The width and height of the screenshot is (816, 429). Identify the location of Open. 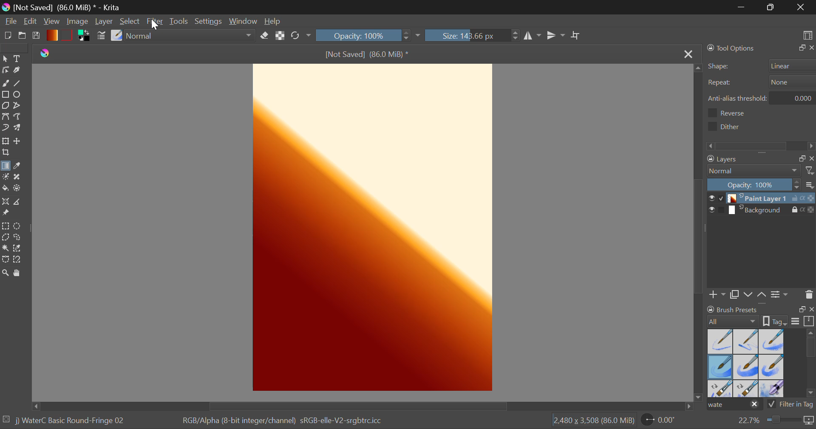
(22, 36).